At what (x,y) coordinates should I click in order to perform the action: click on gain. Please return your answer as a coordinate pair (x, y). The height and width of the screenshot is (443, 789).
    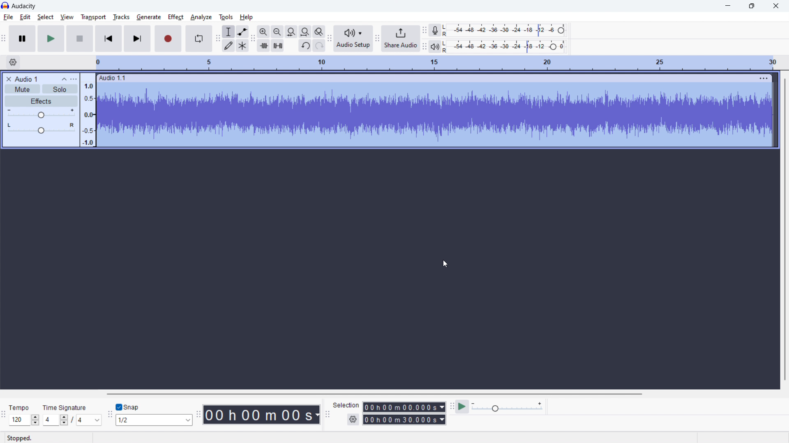
    Looking at the image, I should click on (41, 114).